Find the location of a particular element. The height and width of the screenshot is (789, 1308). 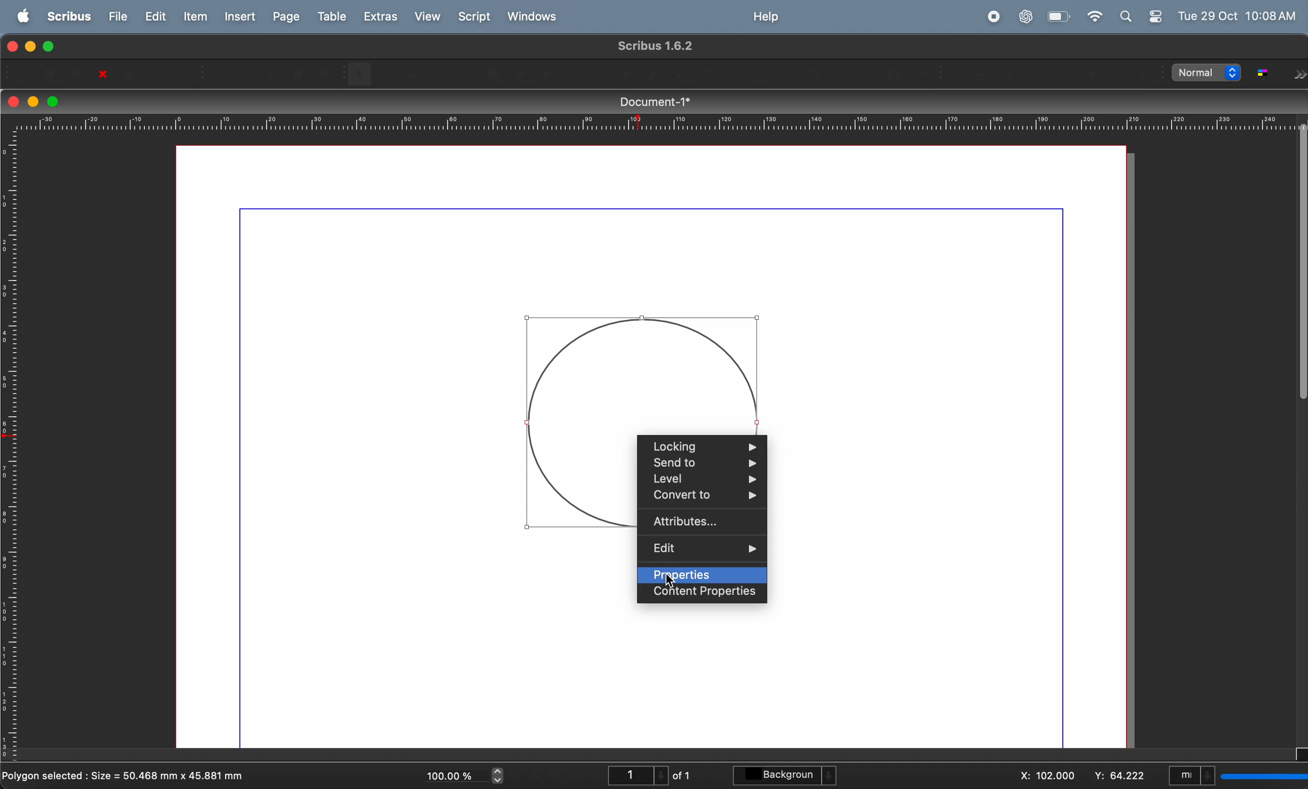

table is located at coordinates (330, 16).